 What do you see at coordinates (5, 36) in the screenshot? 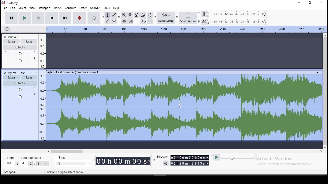
I see `delete track` at bounding box center [5, 36].